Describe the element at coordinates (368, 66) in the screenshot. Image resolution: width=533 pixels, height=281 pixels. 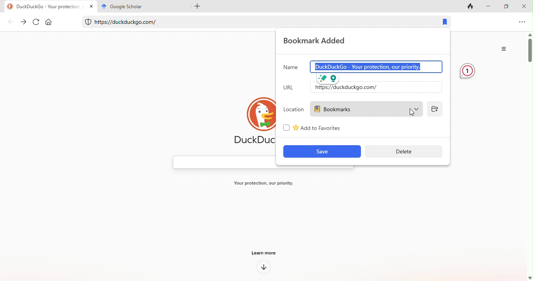
I see `name input` at that location.